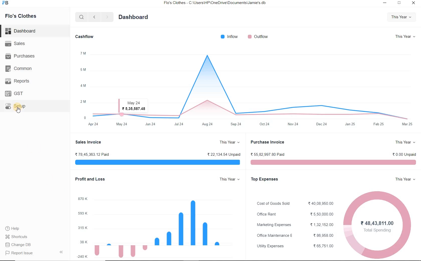  What do you see at coordinates (82, 256) in the screenshot?
I see `240K` at bounding box center [82, 256].